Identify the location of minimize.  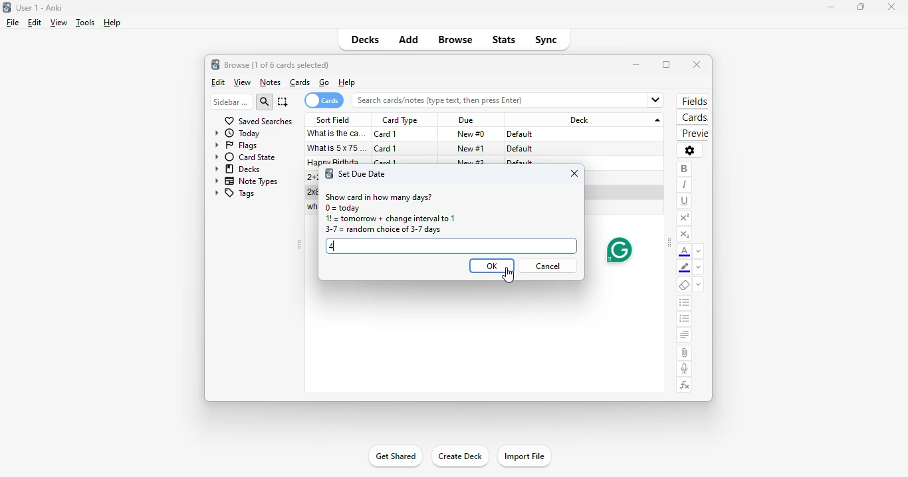
(637, 64).